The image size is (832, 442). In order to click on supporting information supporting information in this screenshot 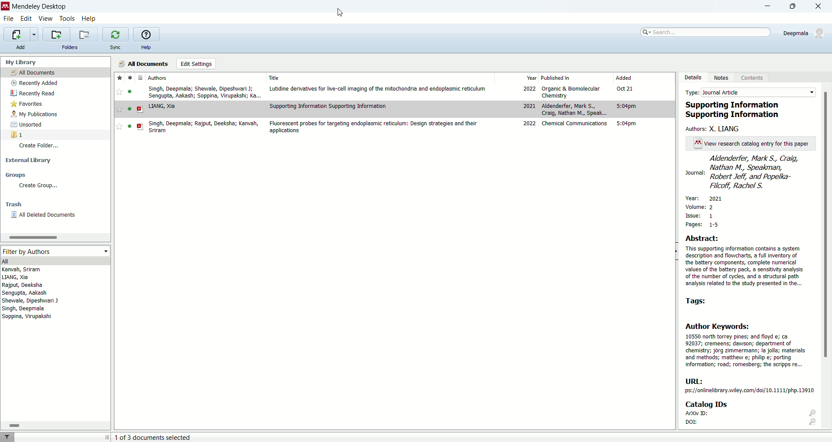, I will do `click(736, 110)`.